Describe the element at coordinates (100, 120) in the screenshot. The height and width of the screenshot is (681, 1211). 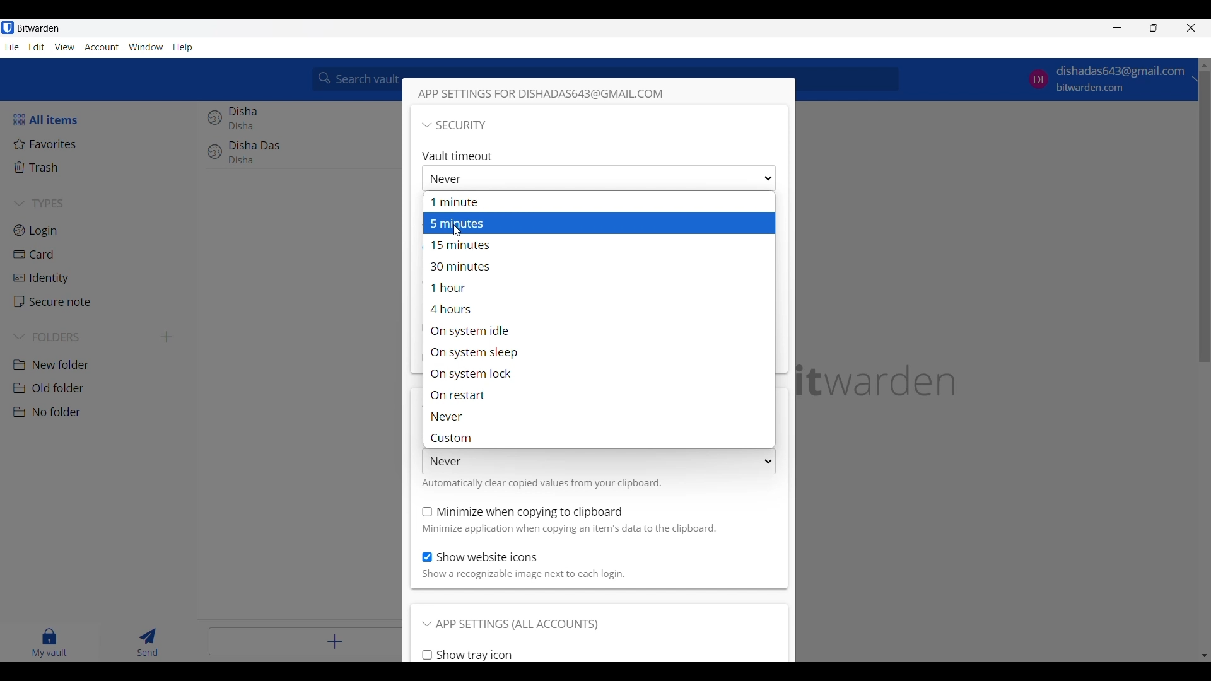
I see `All items` at that location.